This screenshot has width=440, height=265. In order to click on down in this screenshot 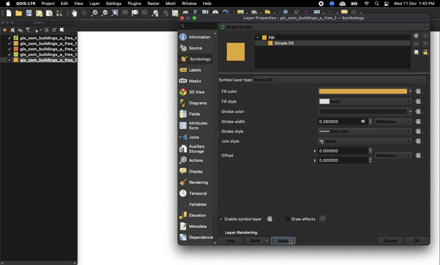, I will do `click(215, 243)`.